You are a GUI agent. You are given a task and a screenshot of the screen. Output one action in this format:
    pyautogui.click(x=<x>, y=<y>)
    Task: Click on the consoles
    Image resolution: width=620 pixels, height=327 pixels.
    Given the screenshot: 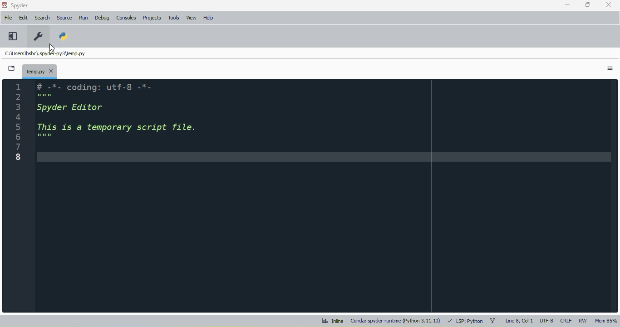 What is the action you would take?
    pyautogui.click(x=127, y=18)
    